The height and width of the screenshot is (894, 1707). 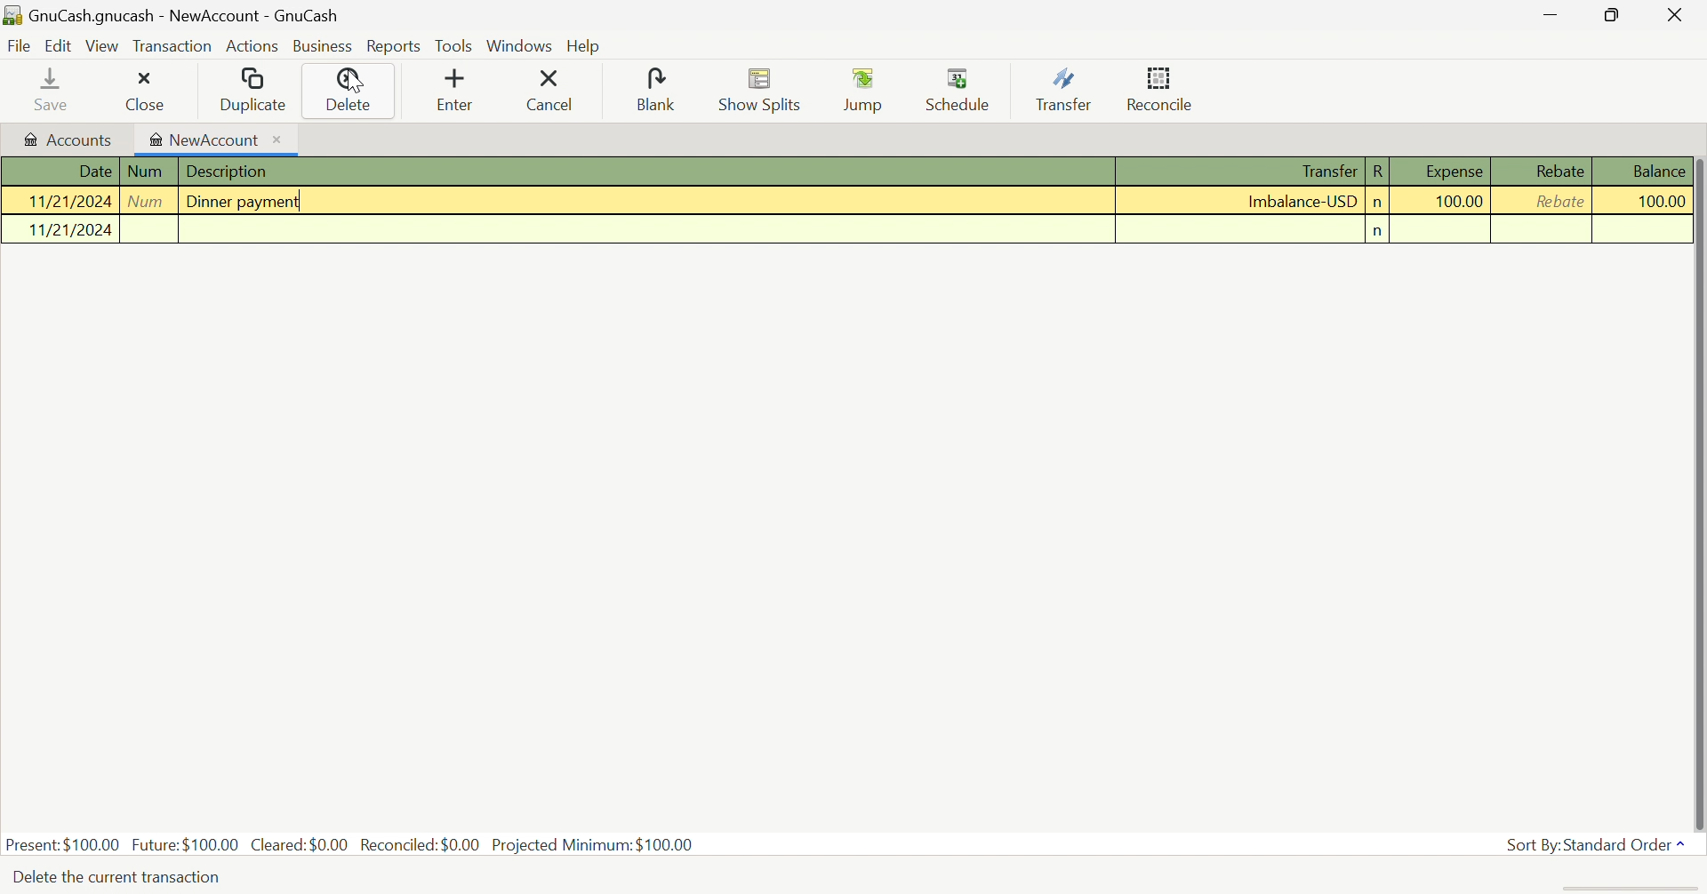 What do you see at coordinates (58, 45) in the screenshot?
I see `Edit` at bounding box center [58, 45].